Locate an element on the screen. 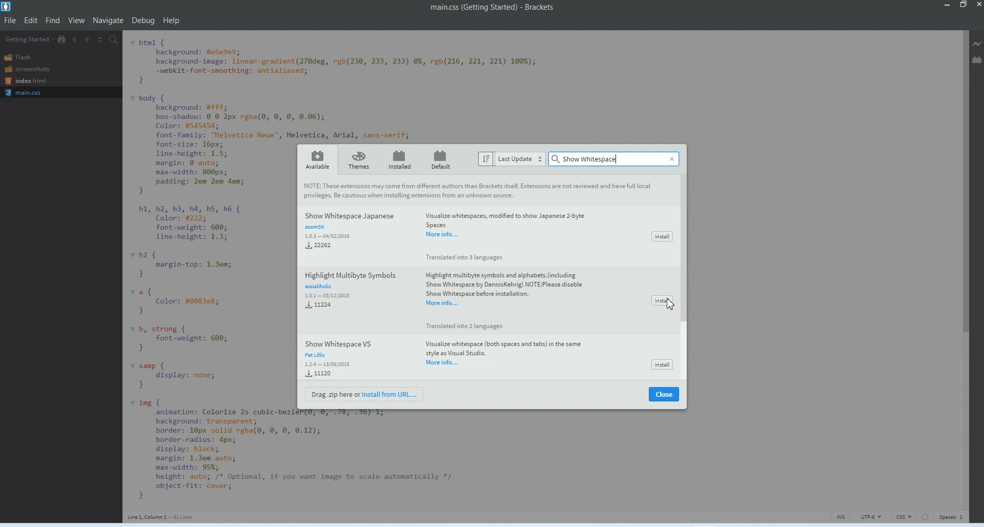 The image size is (984, 527). Highlight Multibyte symbol is located at coordinates (459, 299).